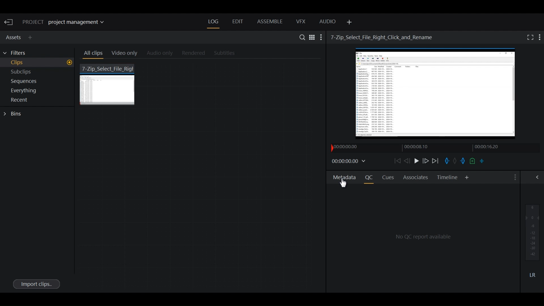 The image size is (544, 306). I want to click on Play, so click(416, 161).